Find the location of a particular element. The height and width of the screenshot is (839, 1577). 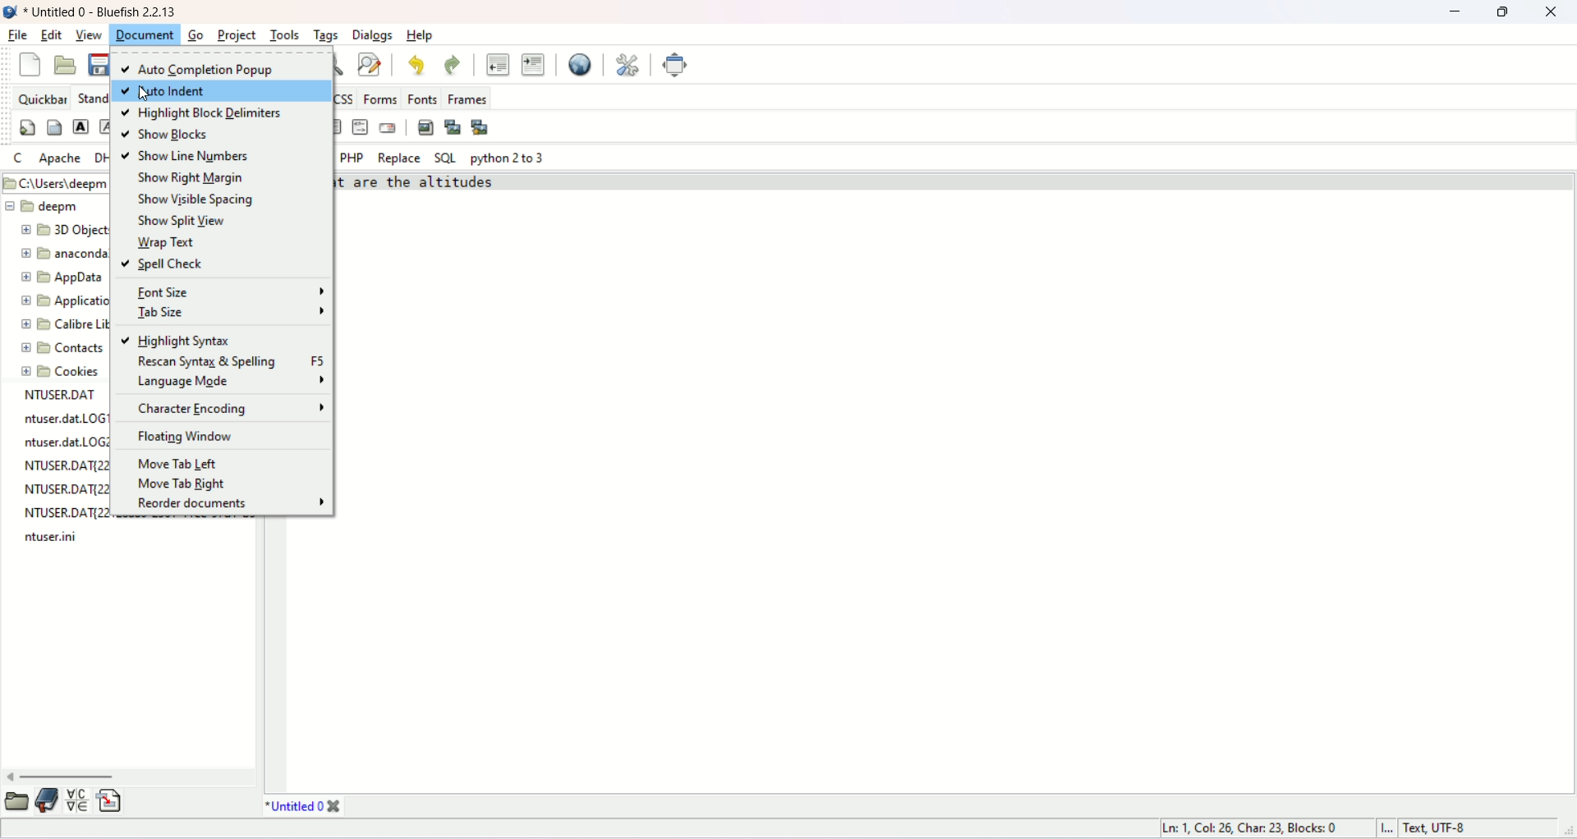

reorder documents is located at coordinates (229, 502).